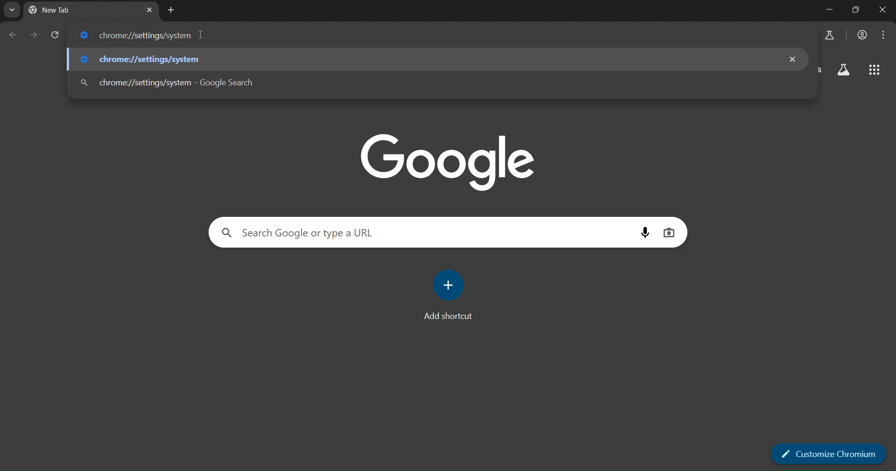 The image size is (896, 471). Describe the element at coordinates (863, 35) in the screenshot. I see `accounts` at that location.